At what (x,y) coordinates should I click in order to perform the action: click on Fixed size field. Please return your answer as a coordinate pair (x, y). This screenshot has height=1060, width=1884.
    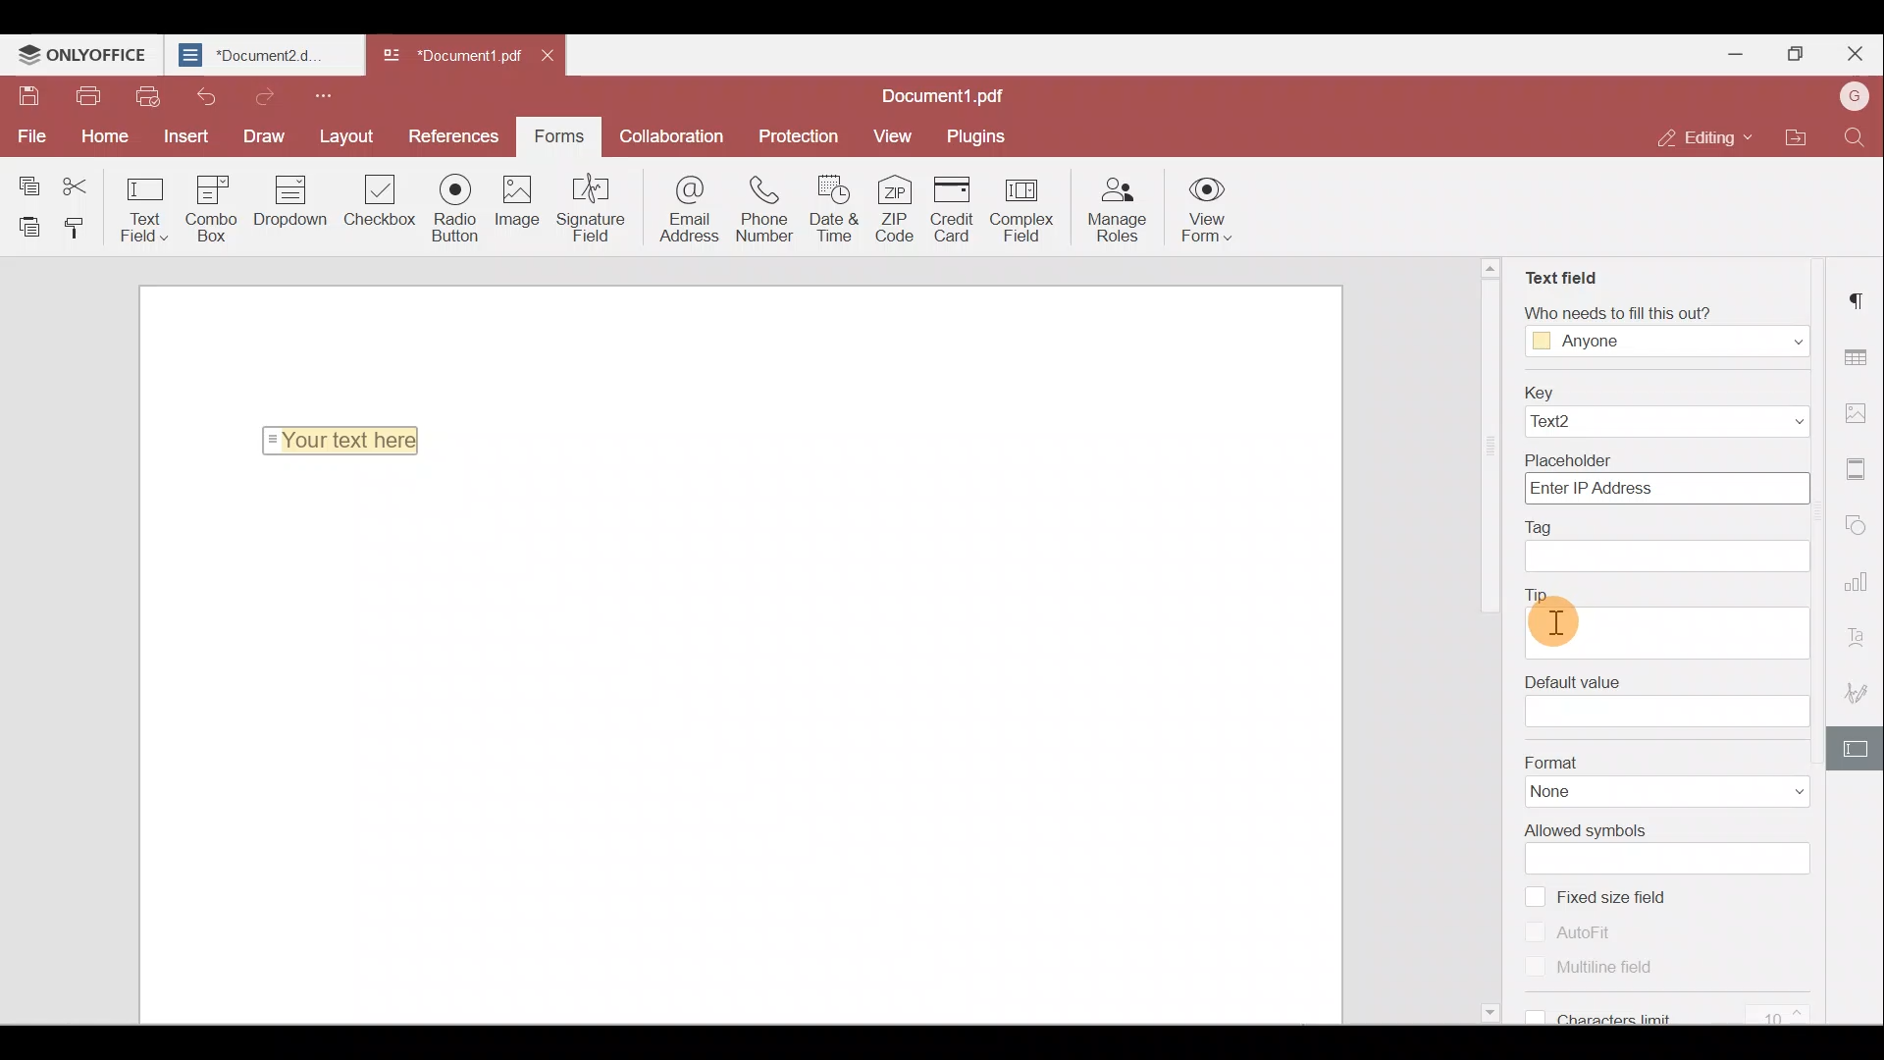
    Looking at the image, I should click on (1631, 898).